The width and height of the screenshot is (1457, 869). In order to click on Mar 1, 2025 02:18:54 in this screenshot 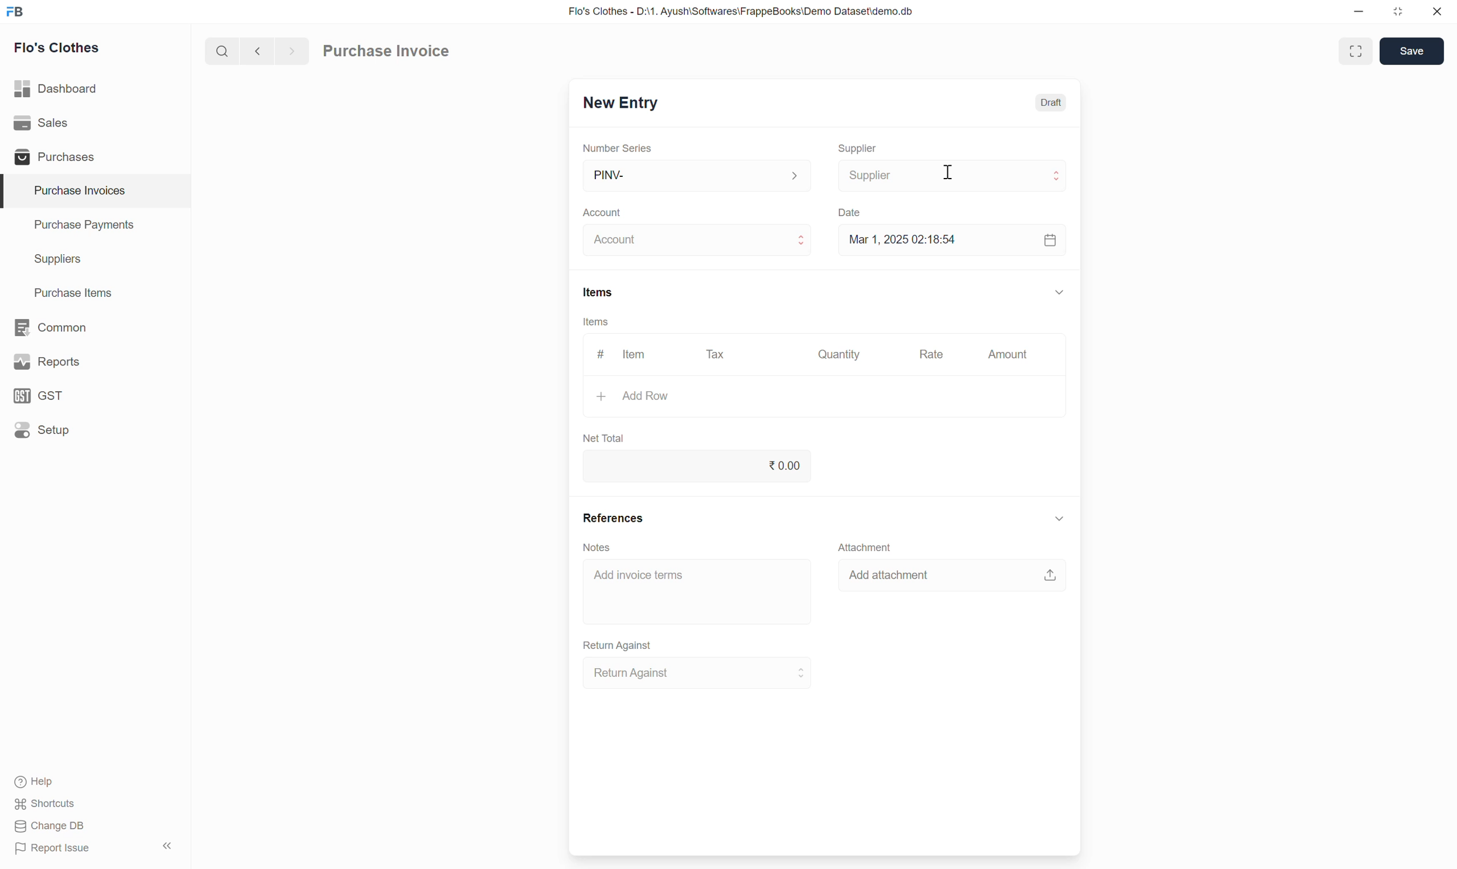, I will do `click(953, 240)`.